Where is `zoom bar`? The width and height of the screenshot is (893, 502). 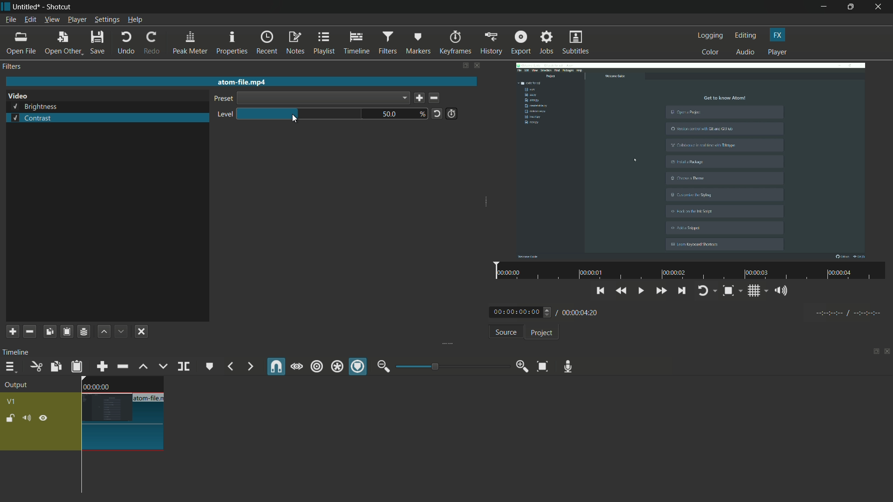 zoom bar is located at coordinates (449, 366).